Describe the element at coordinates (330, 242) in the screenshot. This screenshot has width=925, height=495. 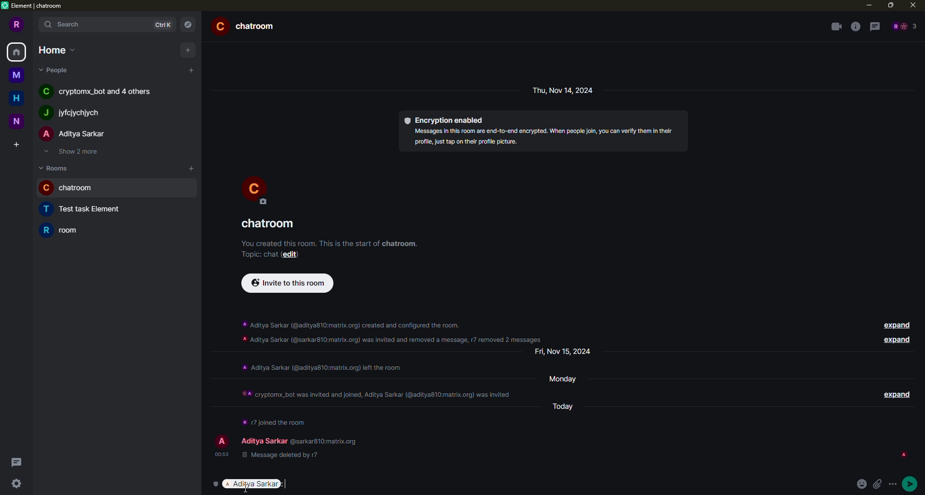
I see `info` at that location.